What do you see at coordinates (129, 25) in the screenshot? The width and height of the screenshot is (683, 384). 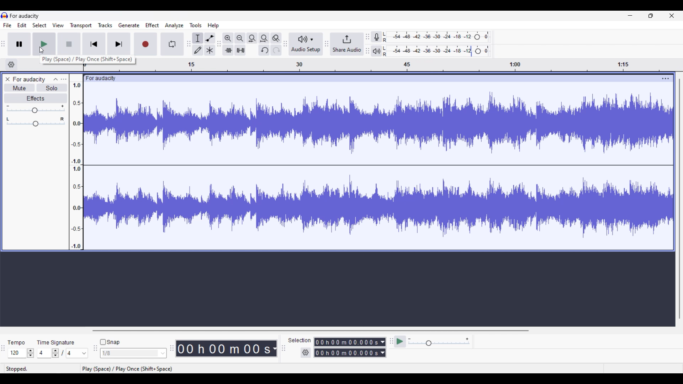 I see `Generate menu` at bounding box center [129, 25].